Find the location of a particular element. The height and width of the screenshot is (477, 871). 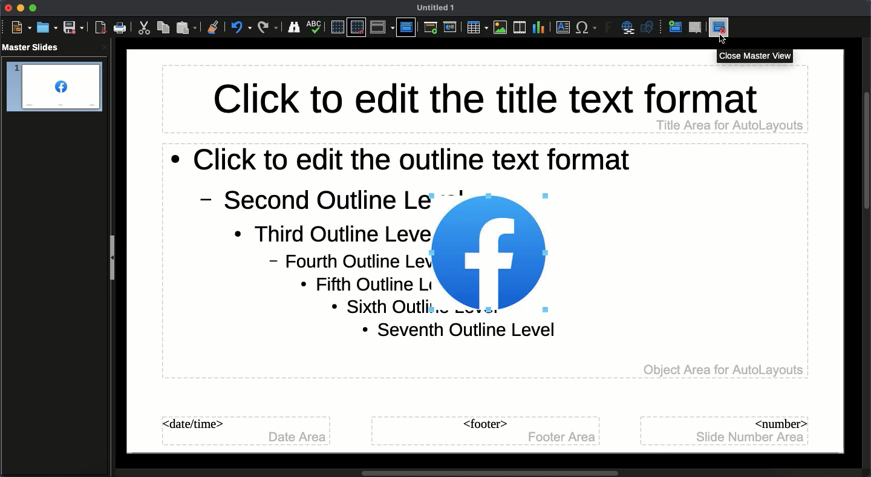

Close is located at coordinates (7, 9).